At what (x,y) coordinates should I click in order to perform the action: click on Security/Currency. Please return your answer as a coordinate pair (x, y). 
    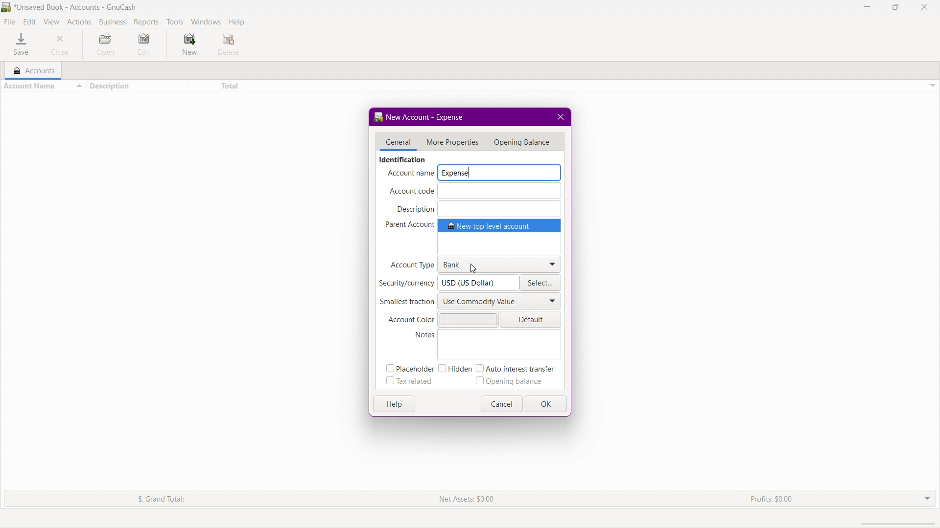
    Looking at the image, I should click on (447, 283).